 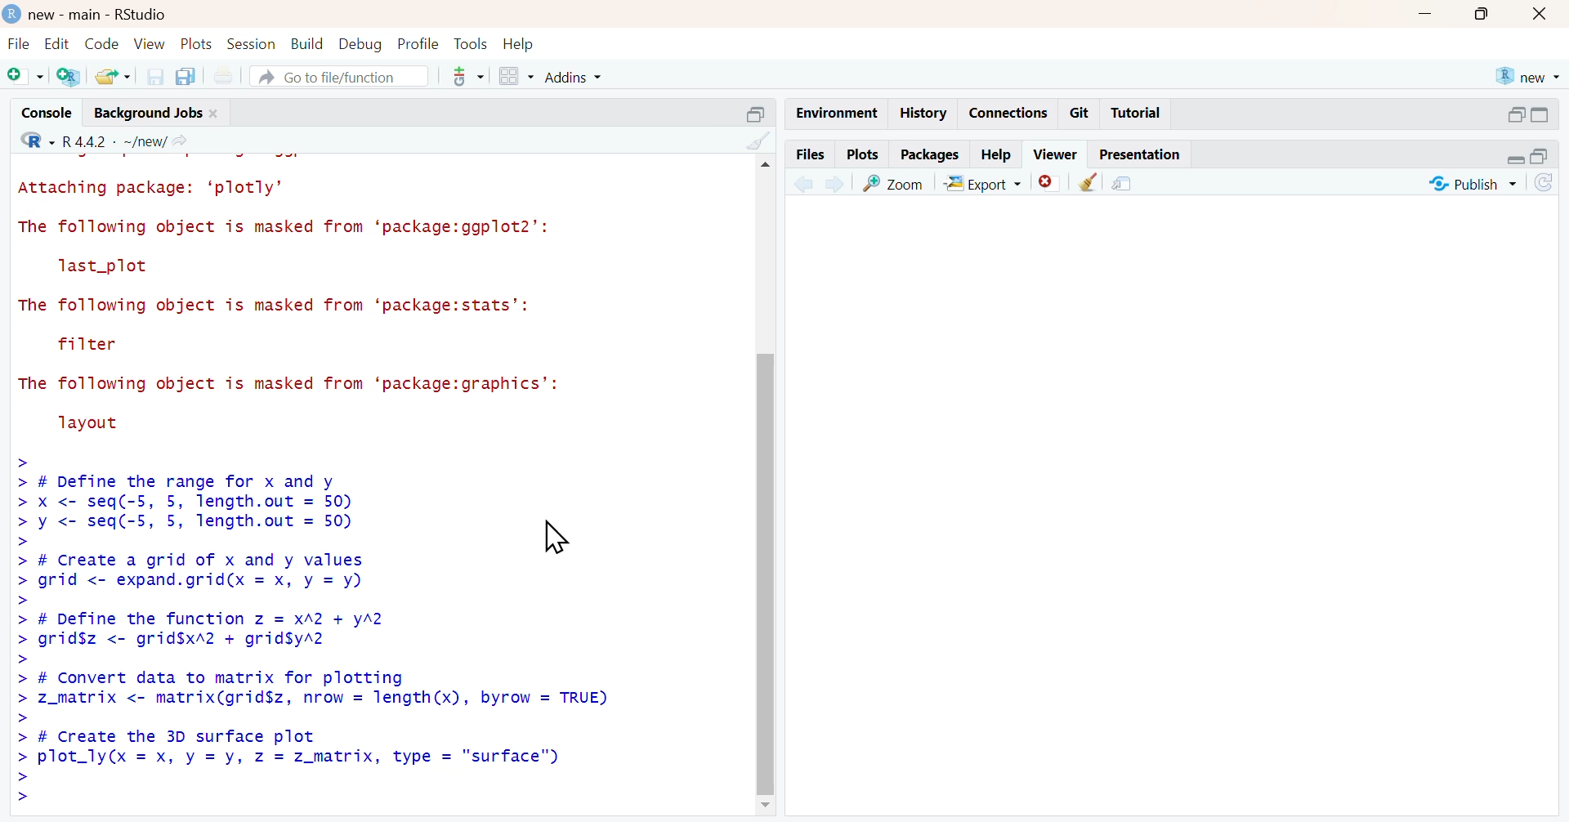 I want to click on maximize, so click(x=753, y=113).